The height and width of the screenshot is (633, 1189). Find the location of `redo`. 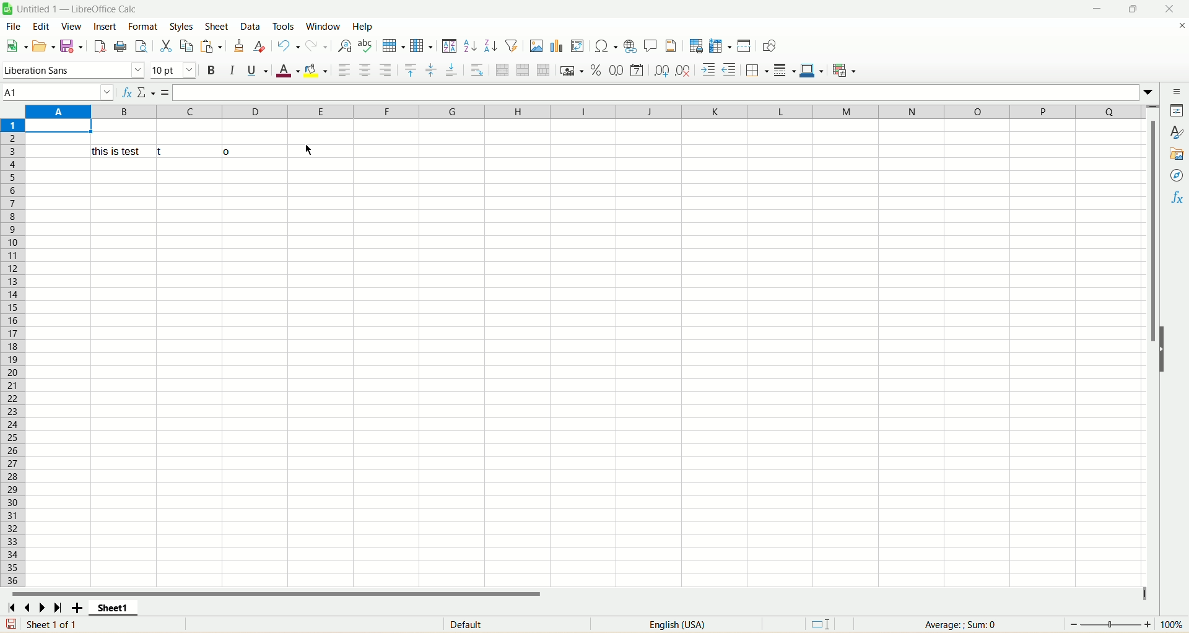

redo is located at coordinates (317, 45).